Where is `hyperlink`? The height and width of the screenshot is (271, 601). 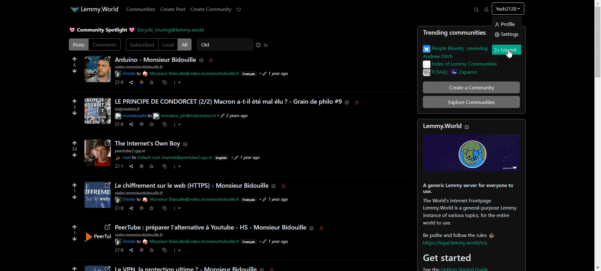
hyperlink is located at coordinates (126, 158).